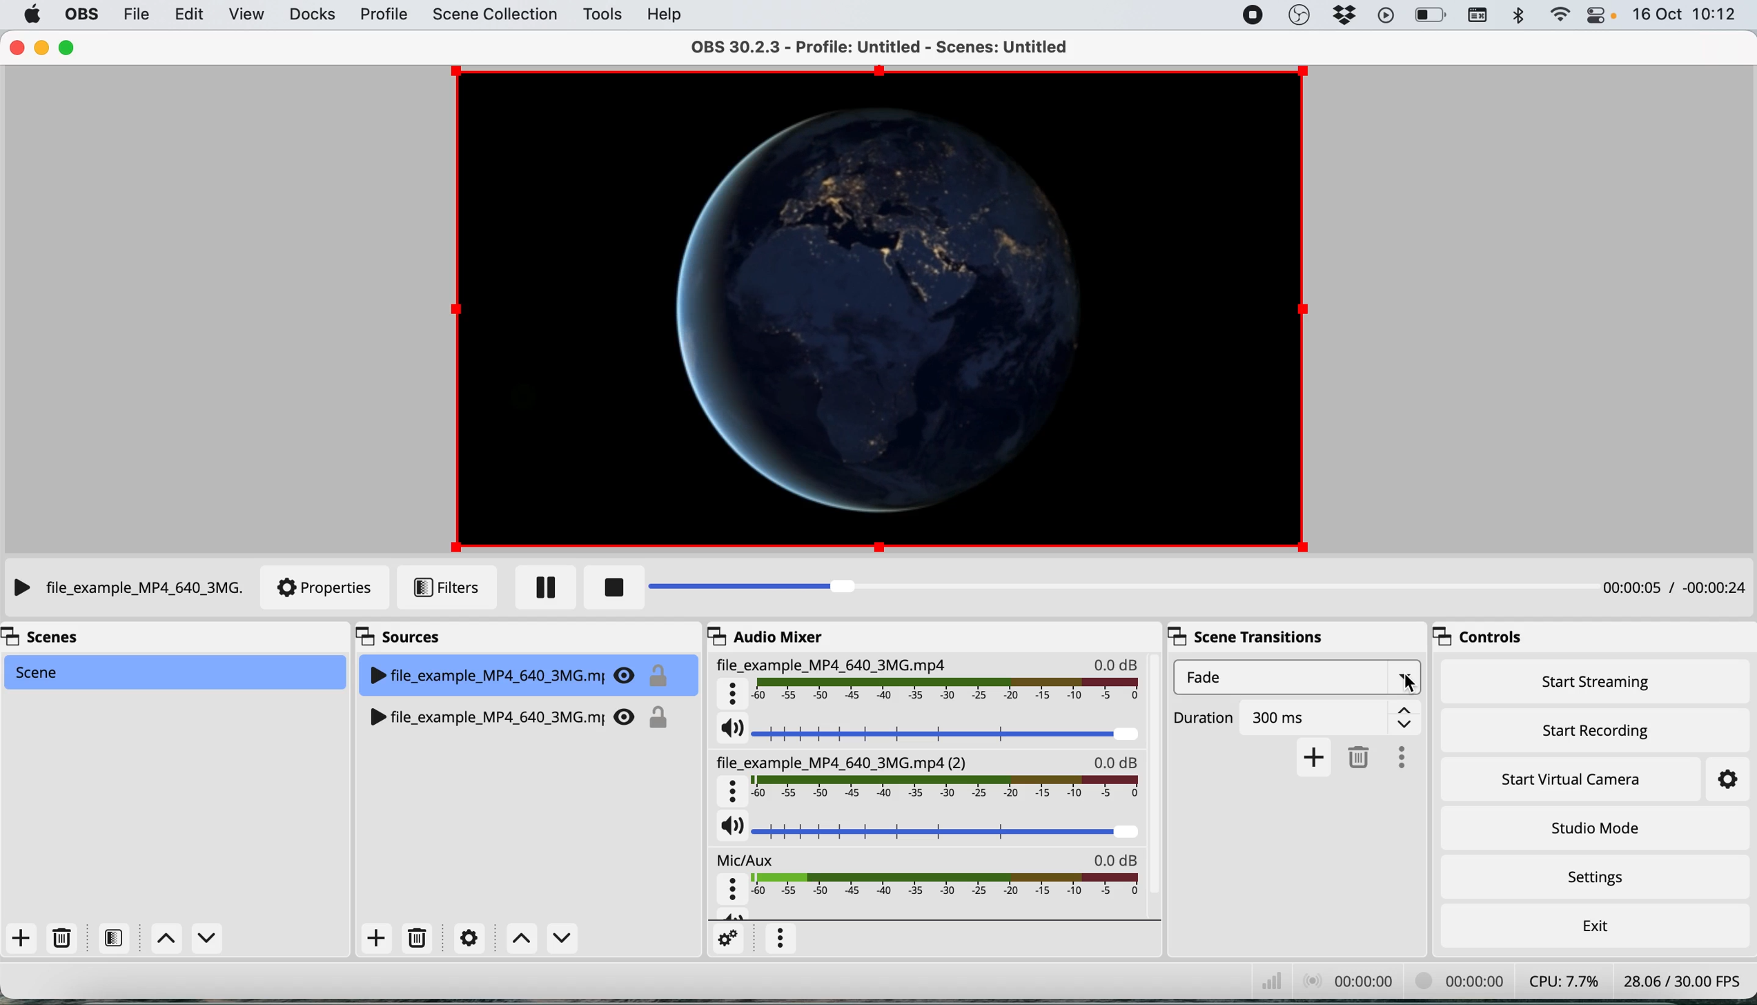 This screenshot has height=1005, width=1757. I want to click on playback timestamp, so click(1675, 589).